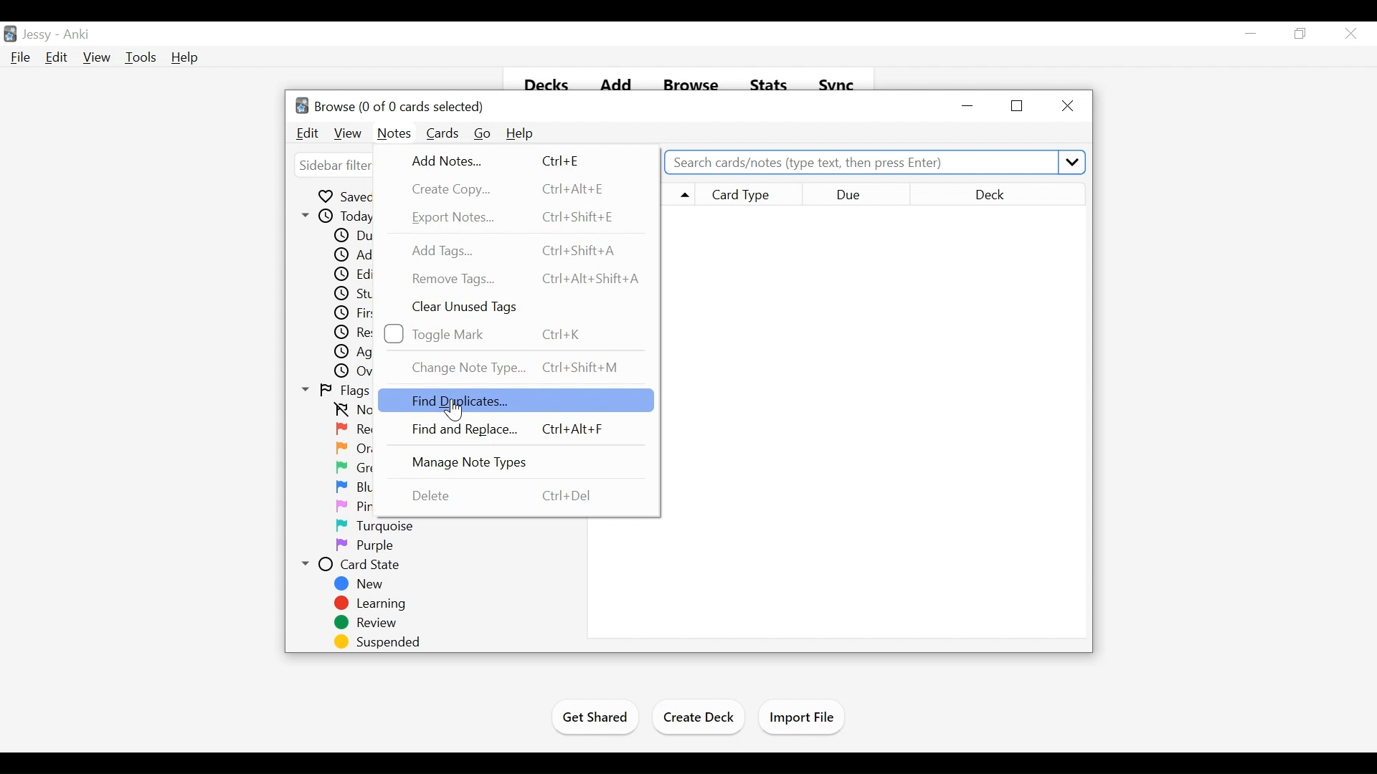 The width and height of the screenshot is (1377, 774). Describe the element at coordinates (55, 57) in the screenshot. I see `Edit` at that location.